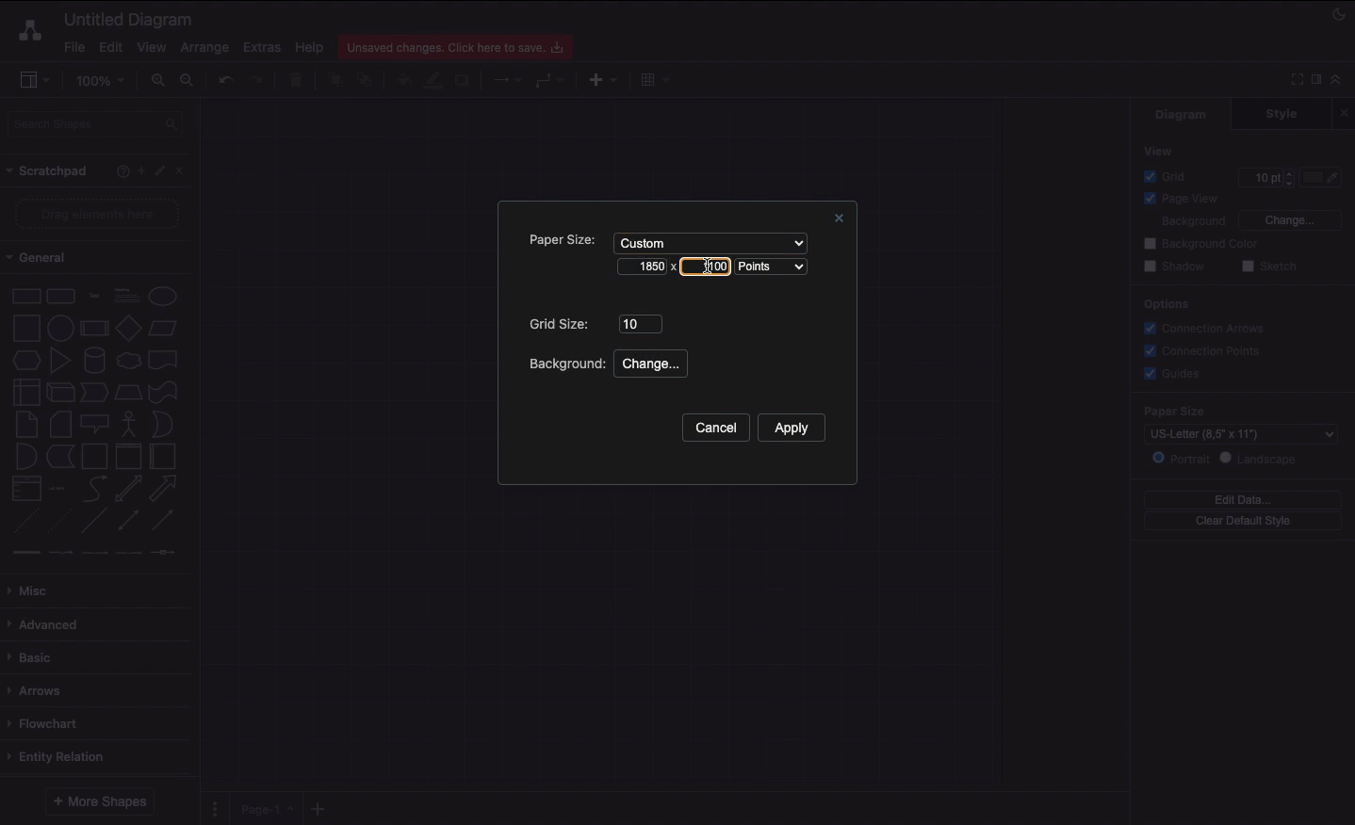 Image resolution: width=1355 pixels, height=825 pixels. What do you see at coordinates (46, 723) in the screenshot?
I see `Flowchart` at bounding box center [46, 723].